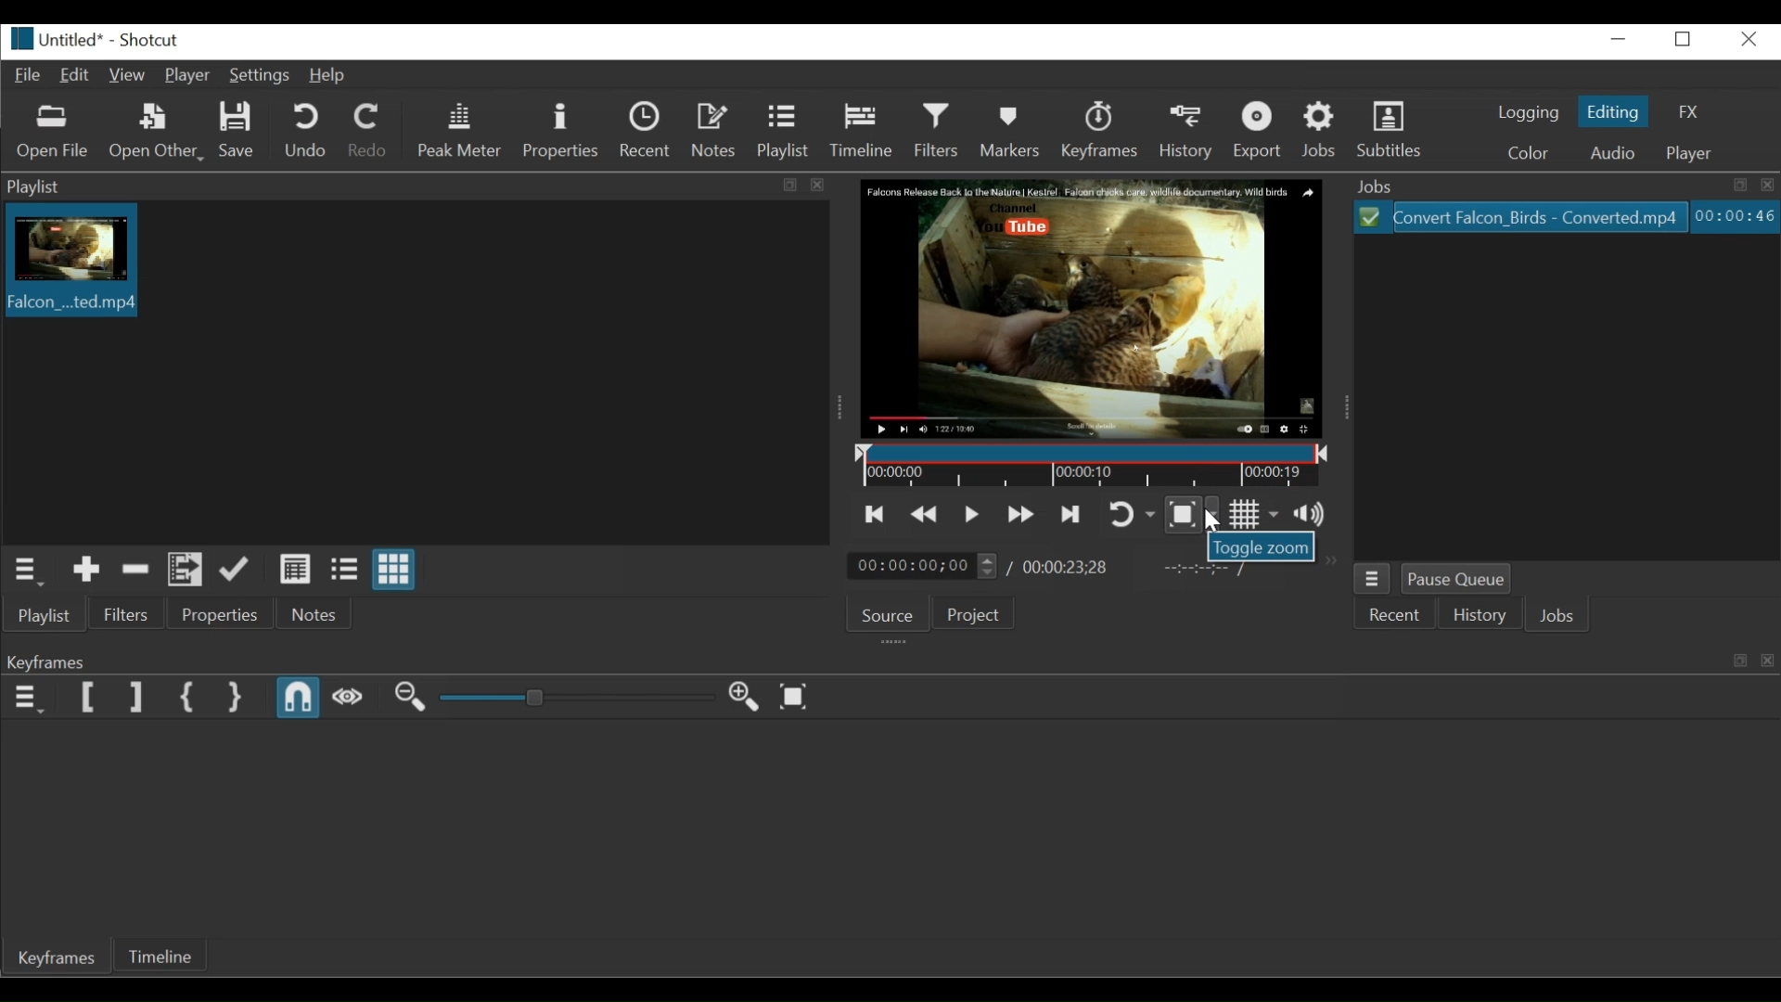 Image resolution: width=1781 pixels, height=1002 pixels. Describe the element at coordinates (1012, 130) in the screenshot. I see `Markers` at that location.